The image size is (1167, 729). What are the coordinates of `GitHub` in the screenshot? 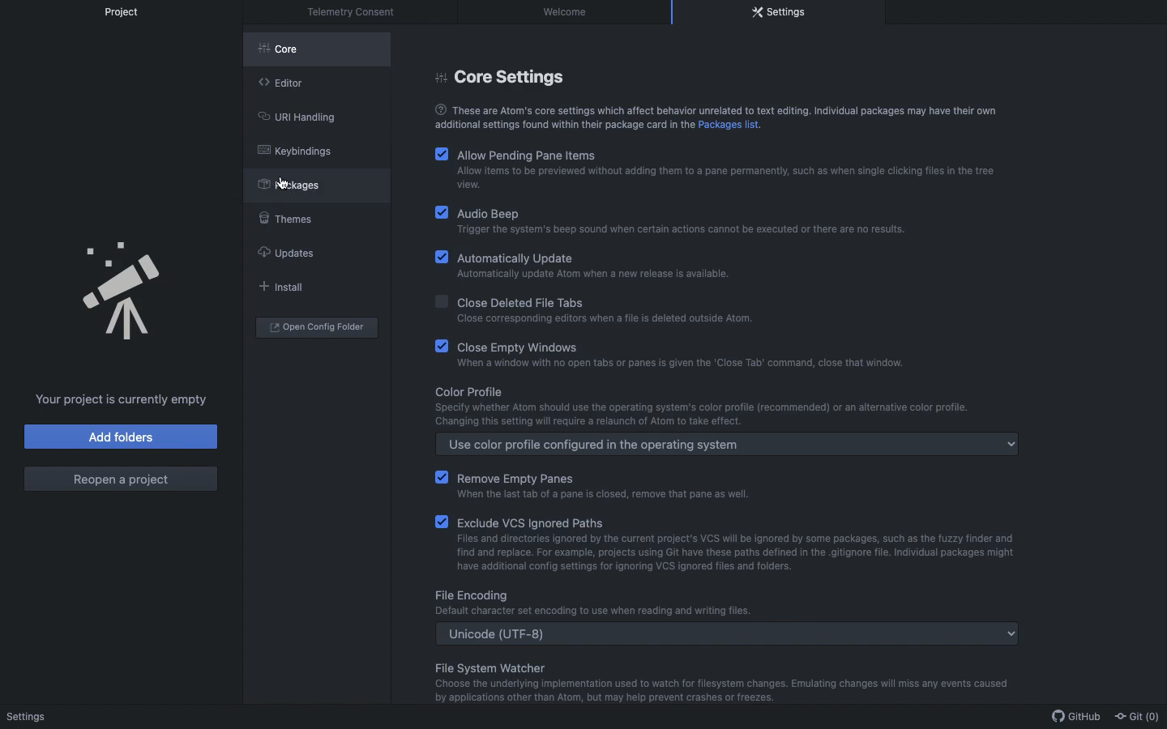 It's located at (1072, 717).